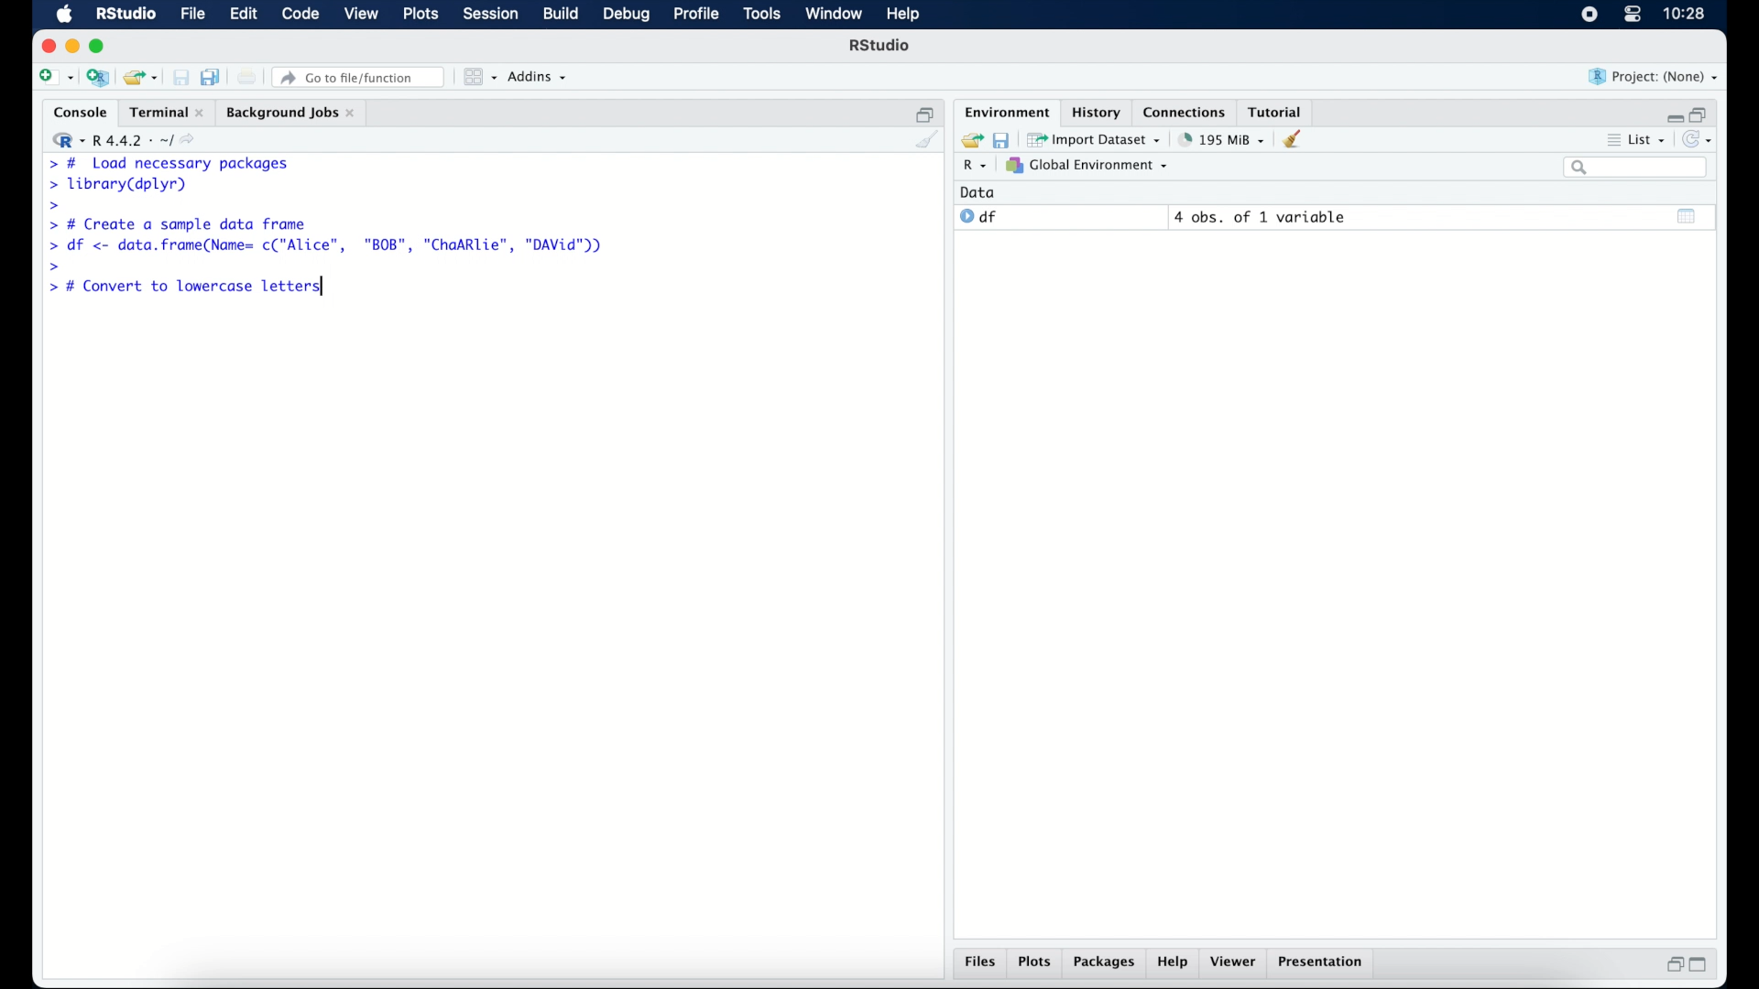  What do you see at coordinates (128, 141) in the screenshot?
I see `R 4.4.2` at bounding box center [128, 141].